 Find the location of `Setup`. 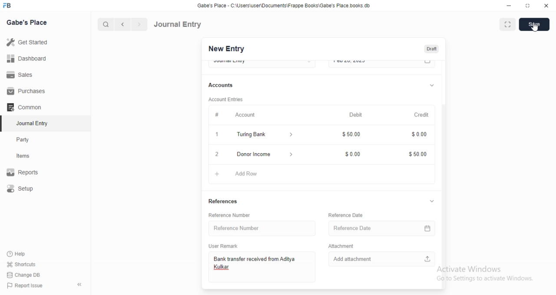

Setup is located at coordinates (29, 189).